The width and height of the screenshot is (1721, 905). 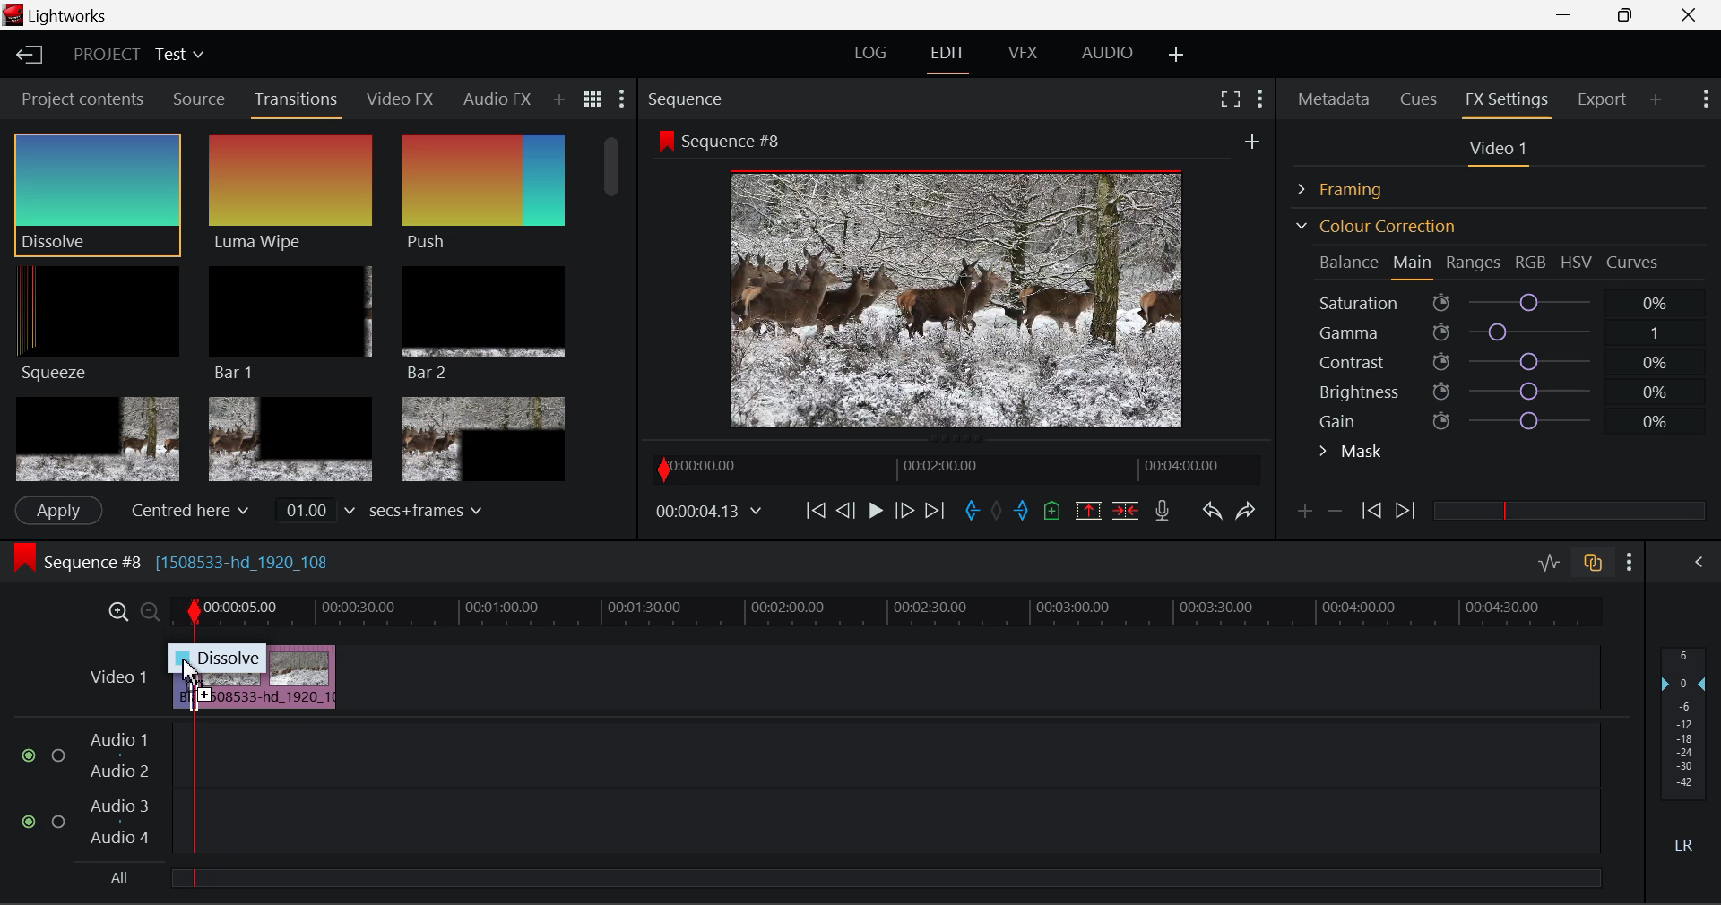 I want to click on All, so click(x=116, y=880).